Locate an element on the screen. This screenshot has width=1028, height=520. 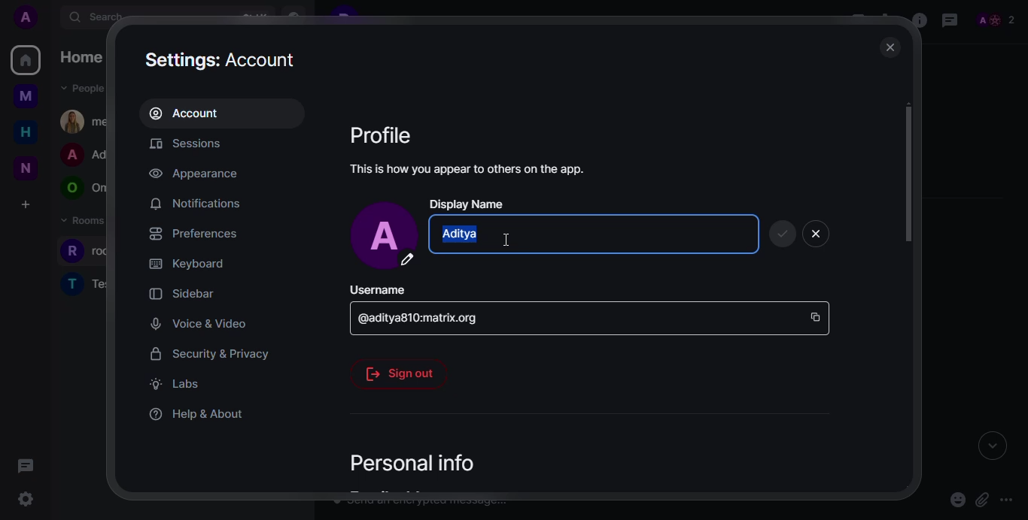
Display name space is located at coordinates (588, 234).